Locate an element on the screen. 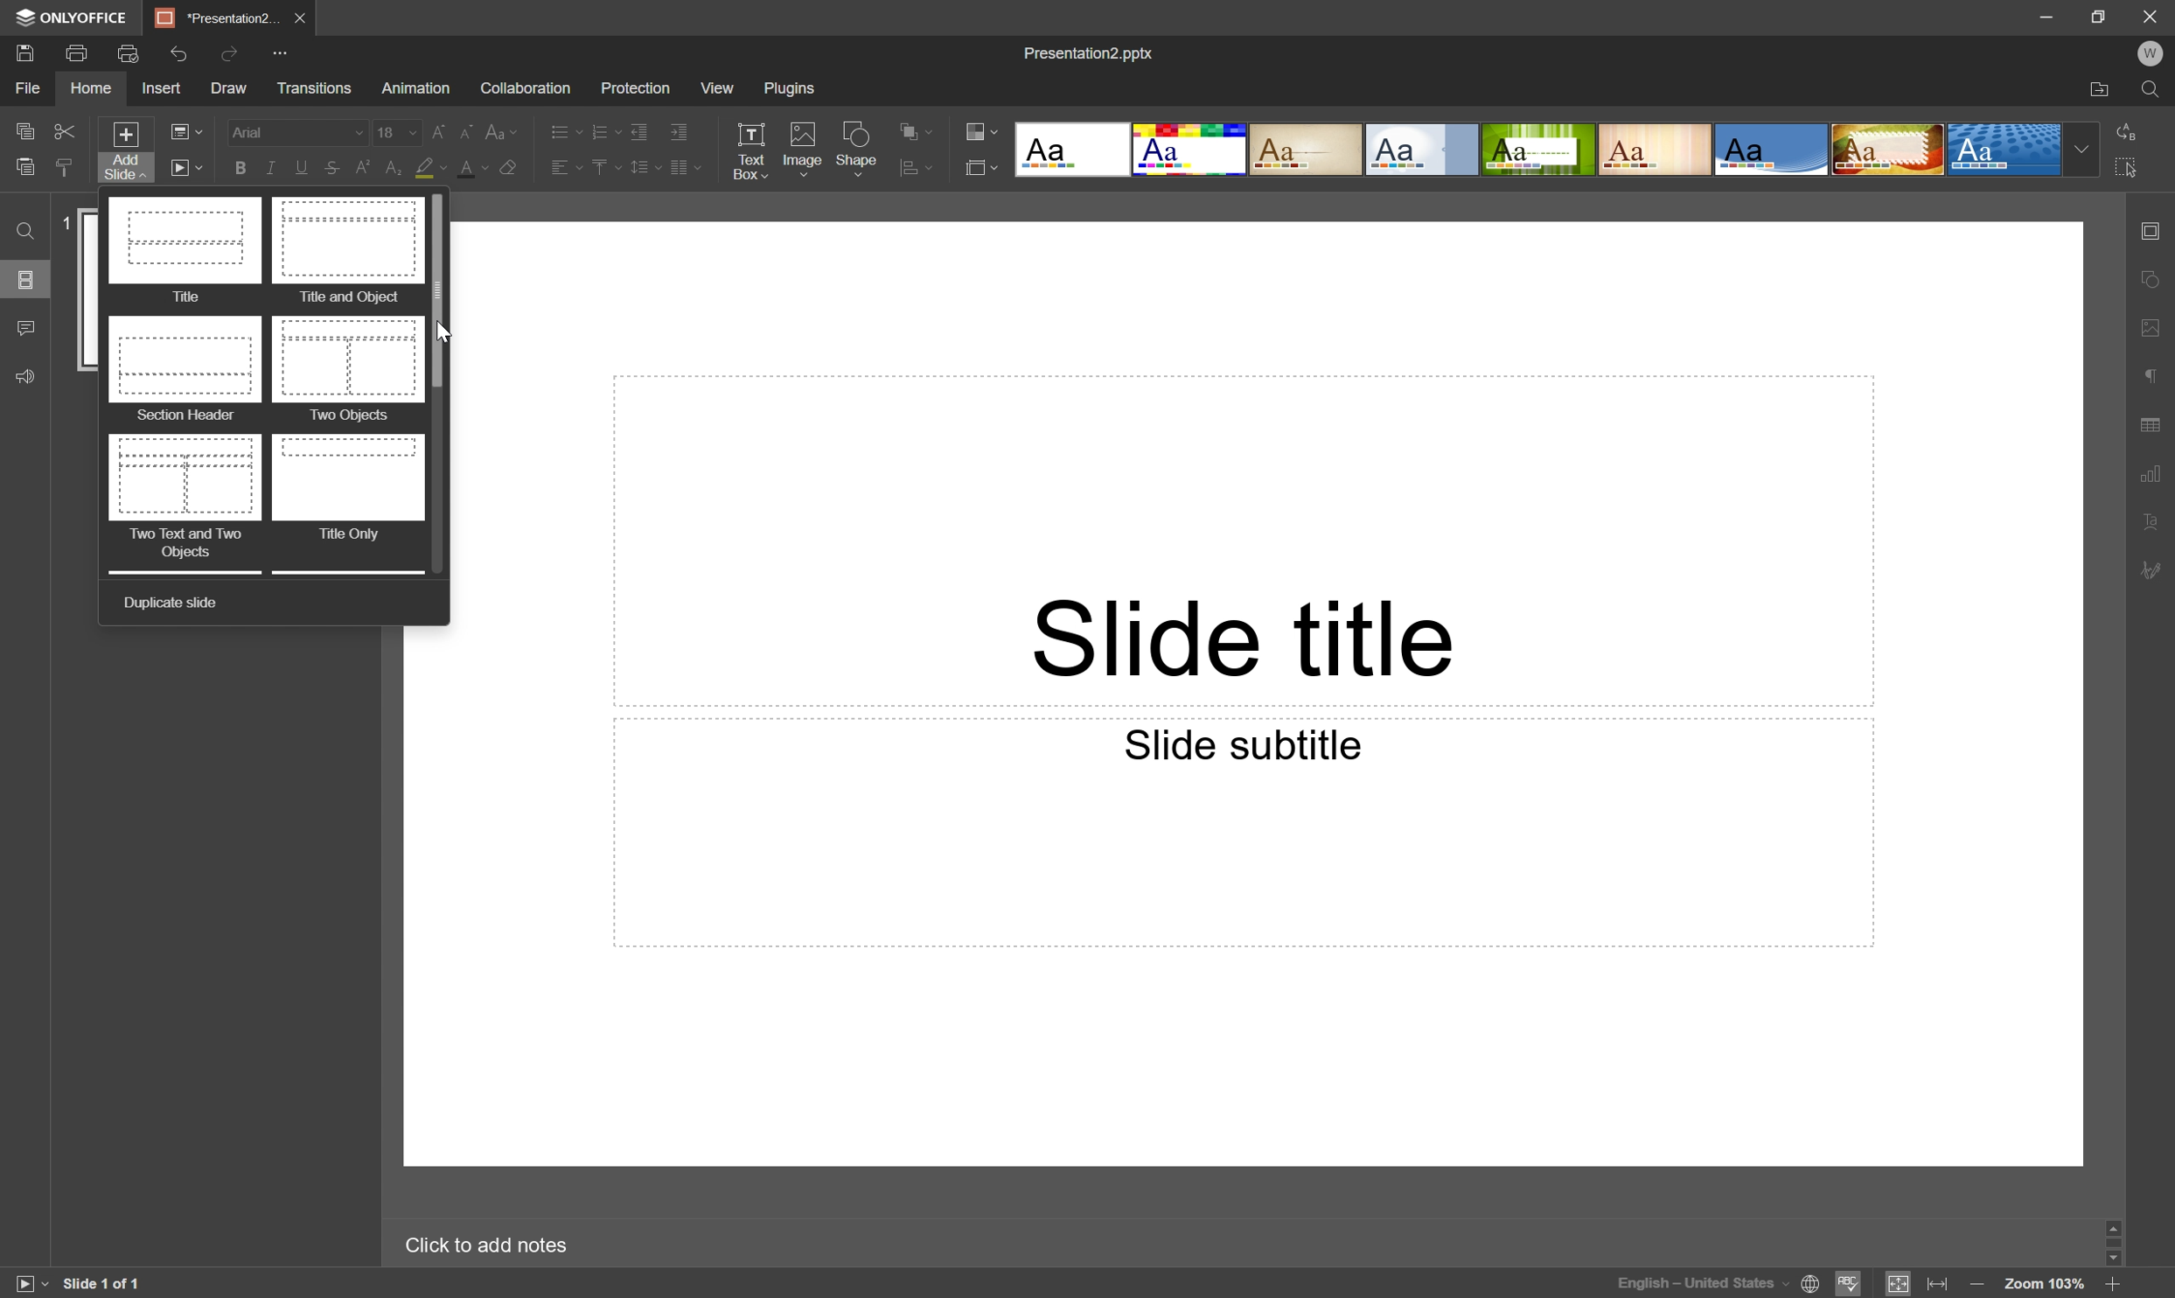  Fit to slide is located at coordinates (1900, 1282).